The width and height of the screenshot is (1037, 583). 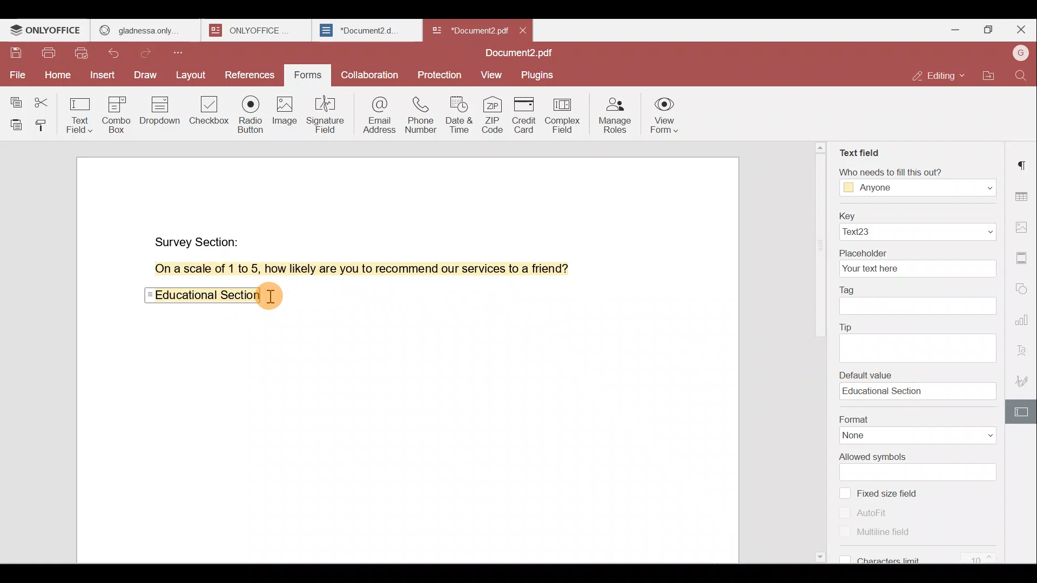 What do you see at coordinates (871, 531) in the screenshot?
I see `Multiline field` at bounding box center [871, 531].